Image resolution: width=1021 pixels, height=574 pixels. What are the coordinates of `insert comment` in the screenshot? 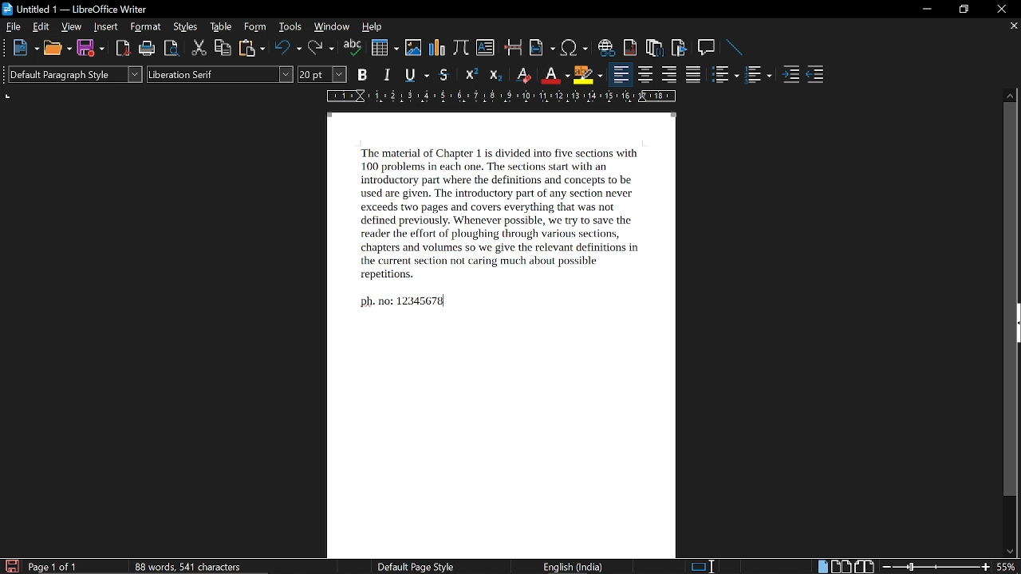 It's located at (706, 47).